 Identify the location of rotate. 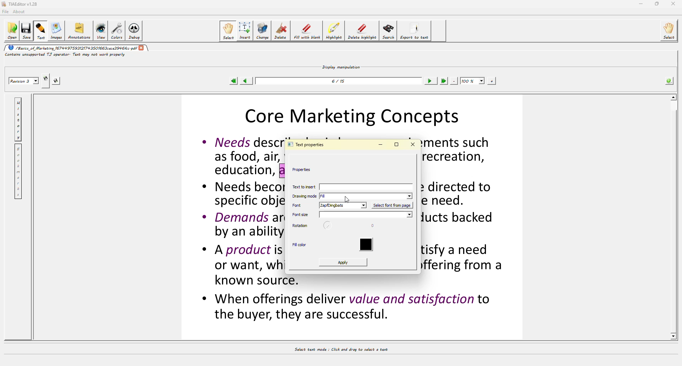
(328, 226).